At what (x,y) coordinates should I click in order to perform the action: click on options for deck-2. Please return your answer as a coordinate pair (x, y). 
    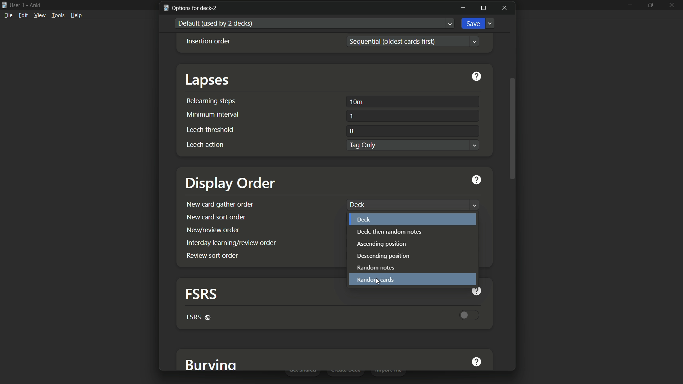
    Looking at the image, I should click on (191, 8).